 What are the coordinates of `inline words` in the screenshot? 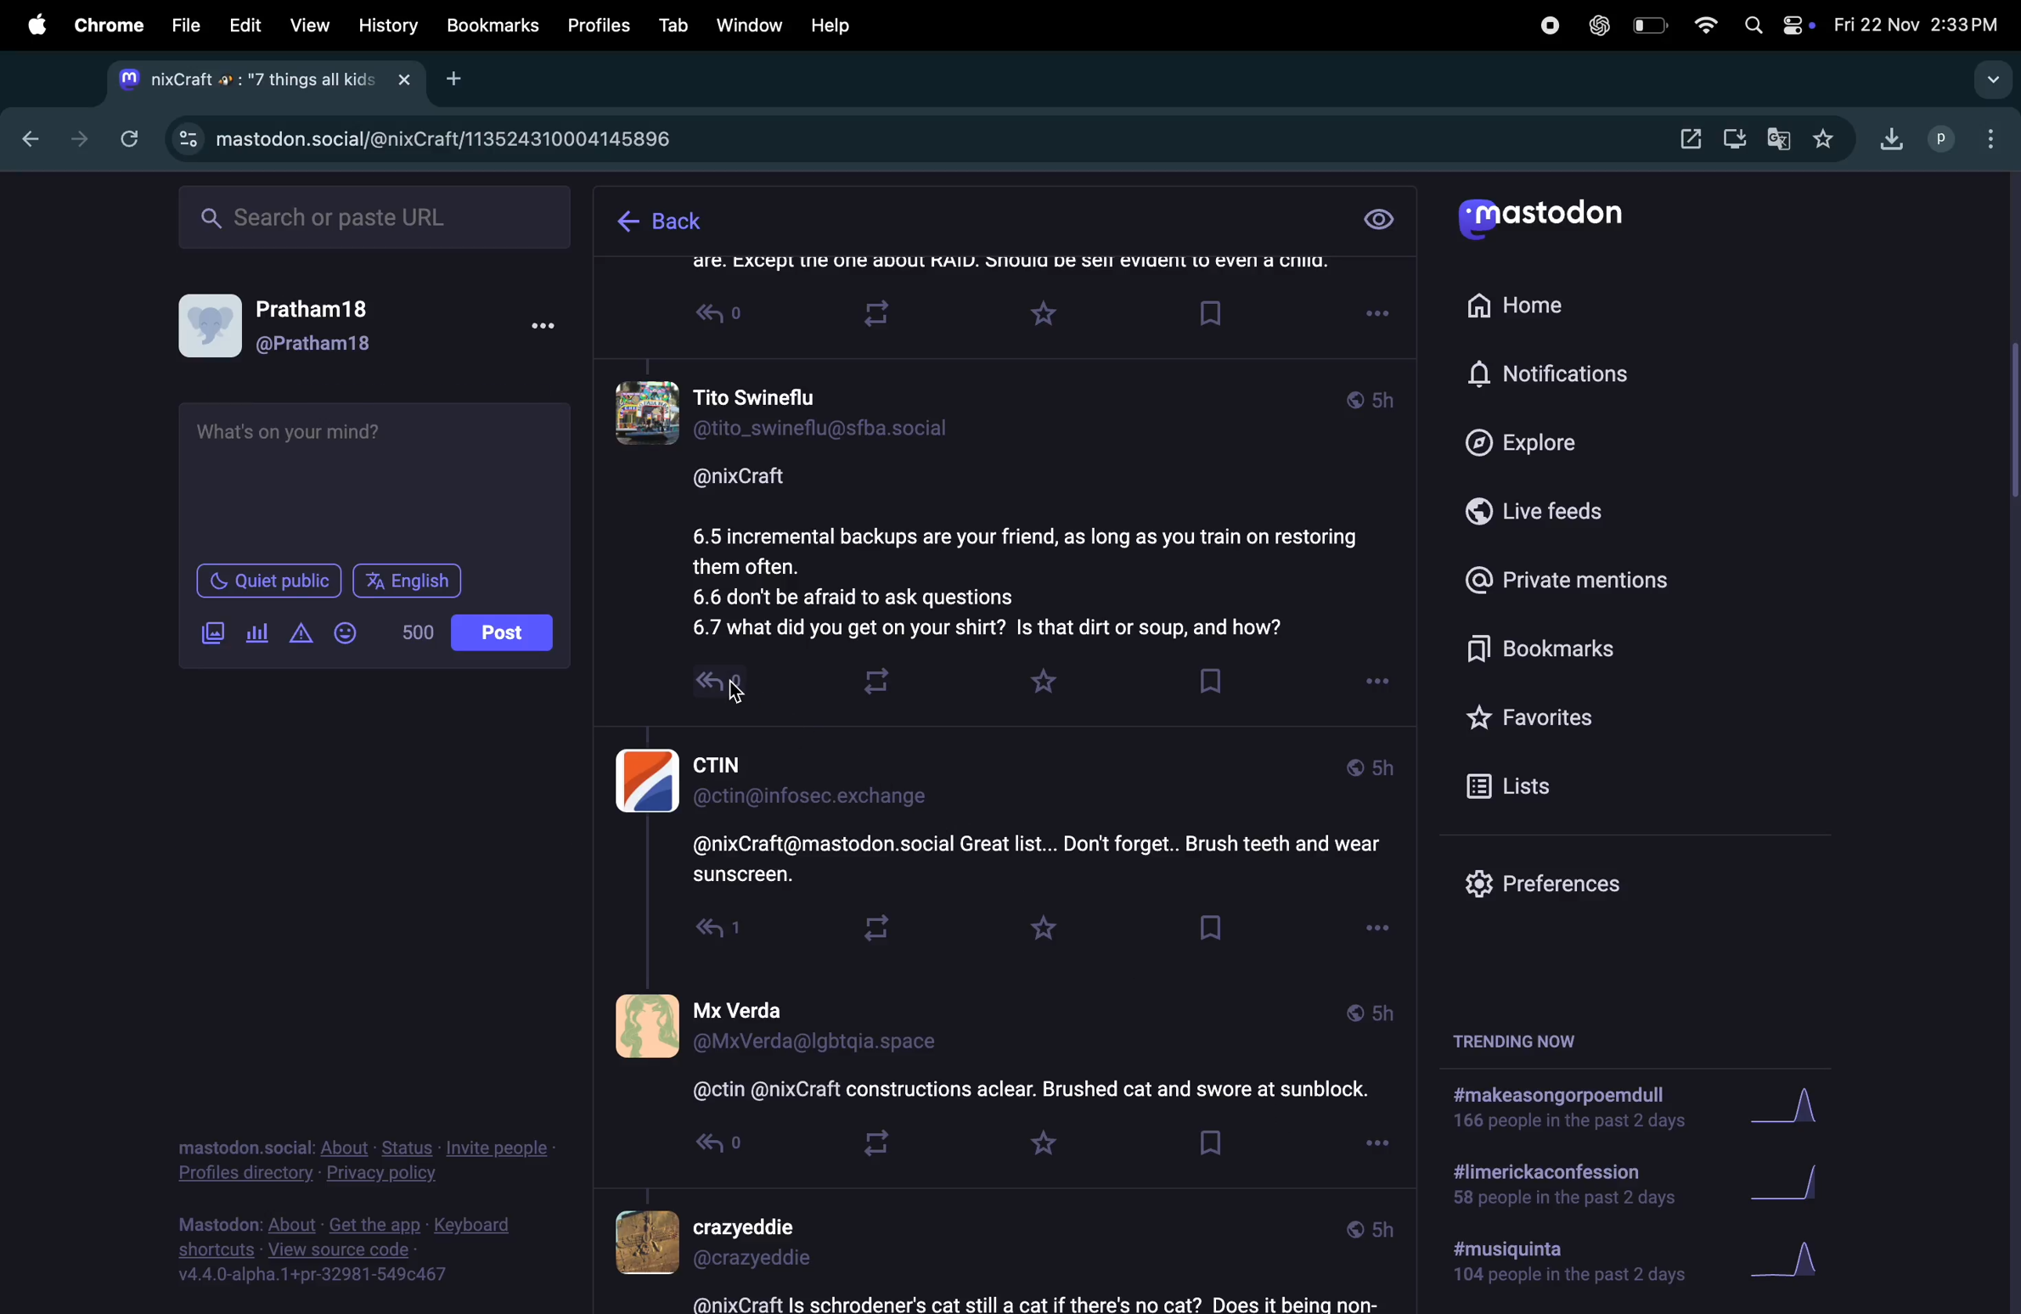 It's located at (409, 631).